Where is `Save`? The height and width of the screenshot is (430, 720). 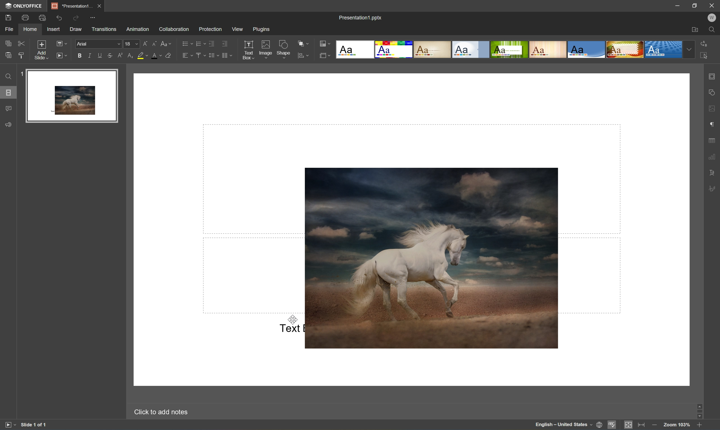 Save is located at coordinates (98, 6).